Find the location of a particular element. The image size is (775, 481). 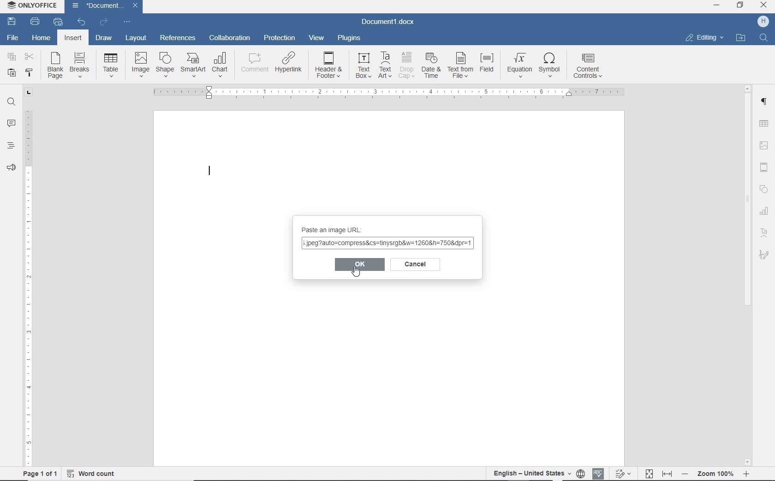

ok is located at coordinates (360, 264).